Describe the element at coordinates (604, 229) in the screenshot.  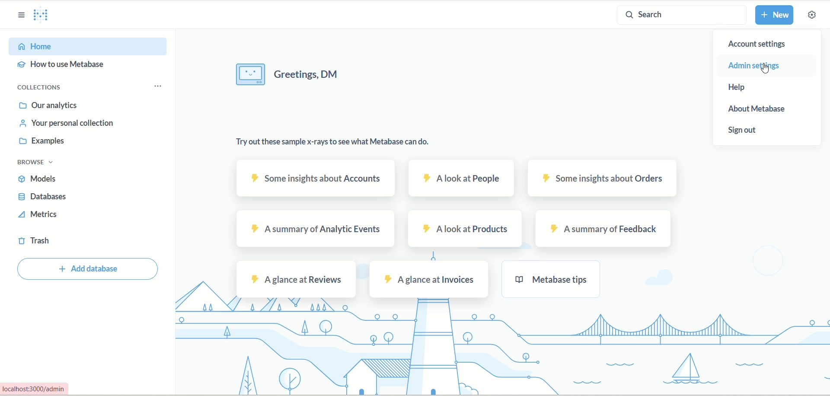
I see `A summary of feedback` at that location.